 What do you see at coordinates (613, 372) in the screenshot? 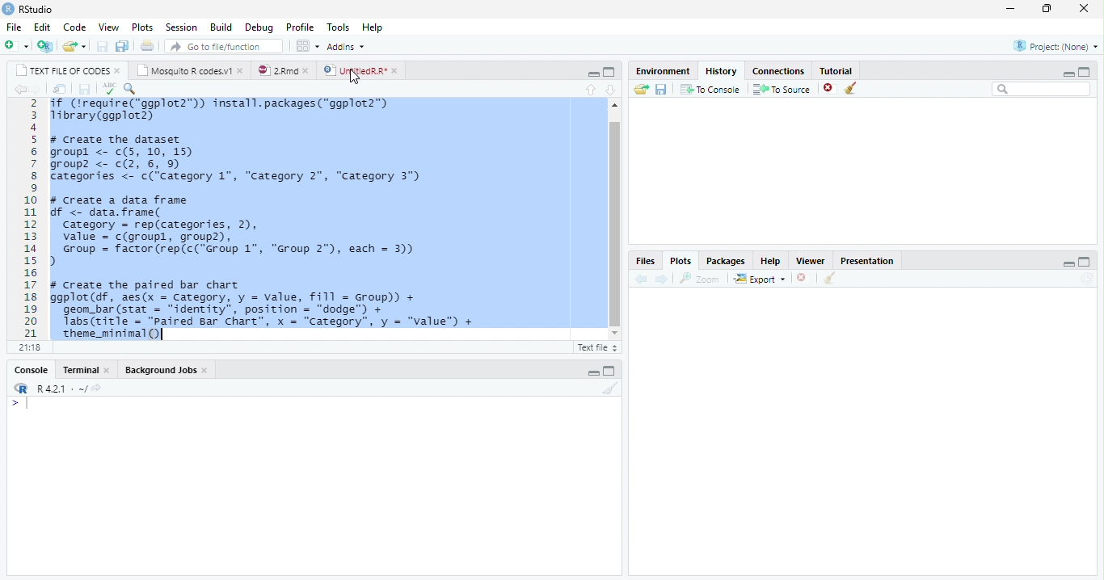
I see `maximize` at bounding box center [613, 372].